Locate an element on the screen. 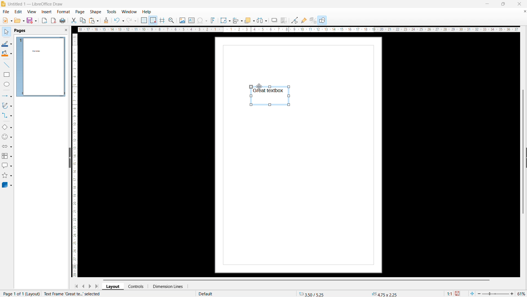 This screenshot has width=527, height=297. controls is located at coordinates (137, 286).